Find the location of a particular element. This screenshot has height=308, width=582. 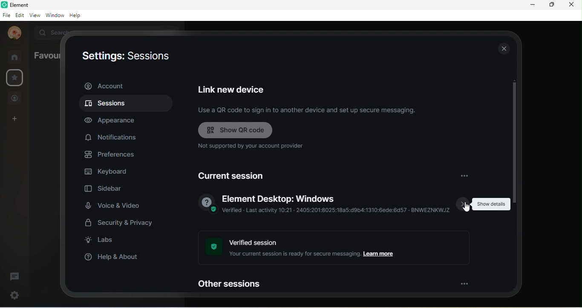

your current session is ready for secure messaging is located at coordinates (294, 254).